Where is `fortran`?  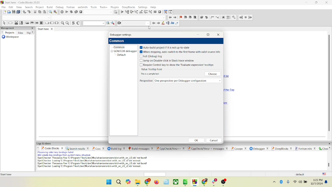
fortran is located at coordinates (71, 7).